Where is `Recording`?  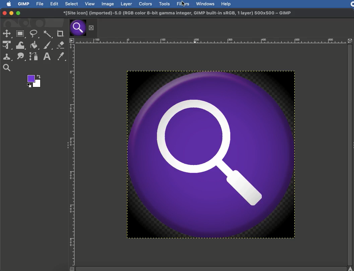
Recording is located at coordinates (352, 4).